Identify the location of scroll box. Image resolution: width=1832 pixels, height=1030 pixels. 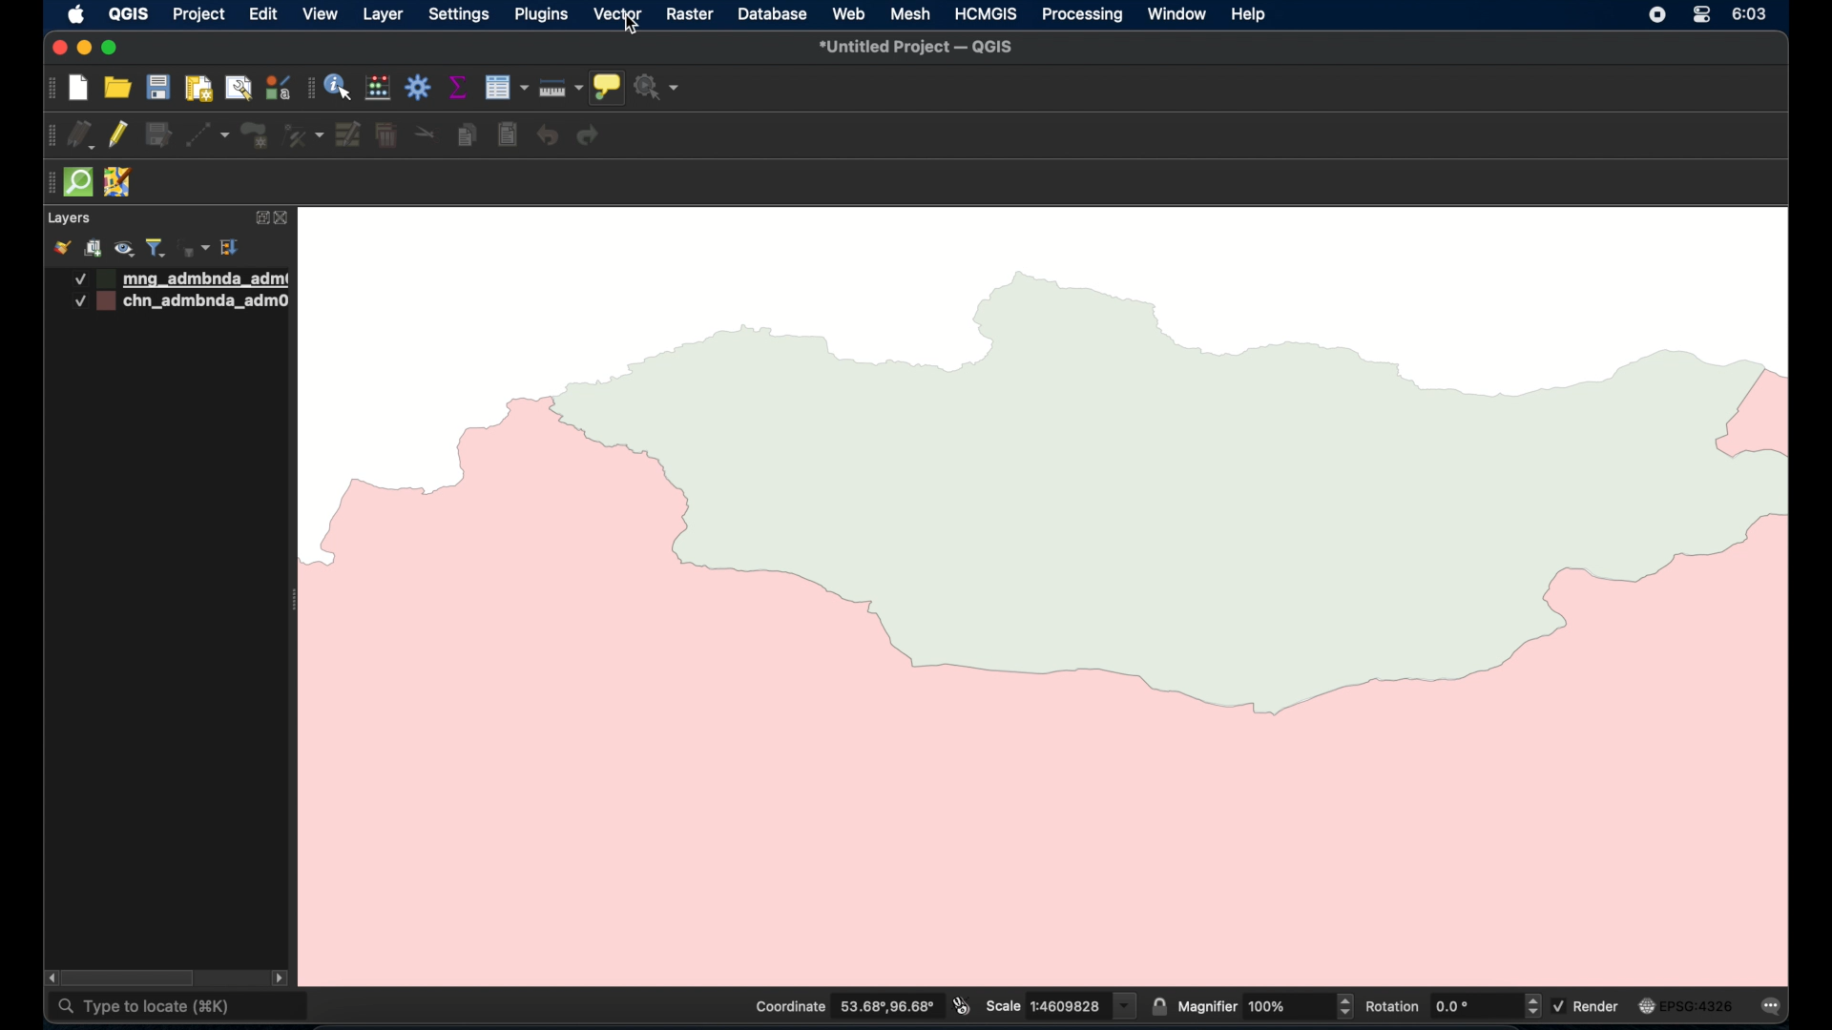
(132, 978).